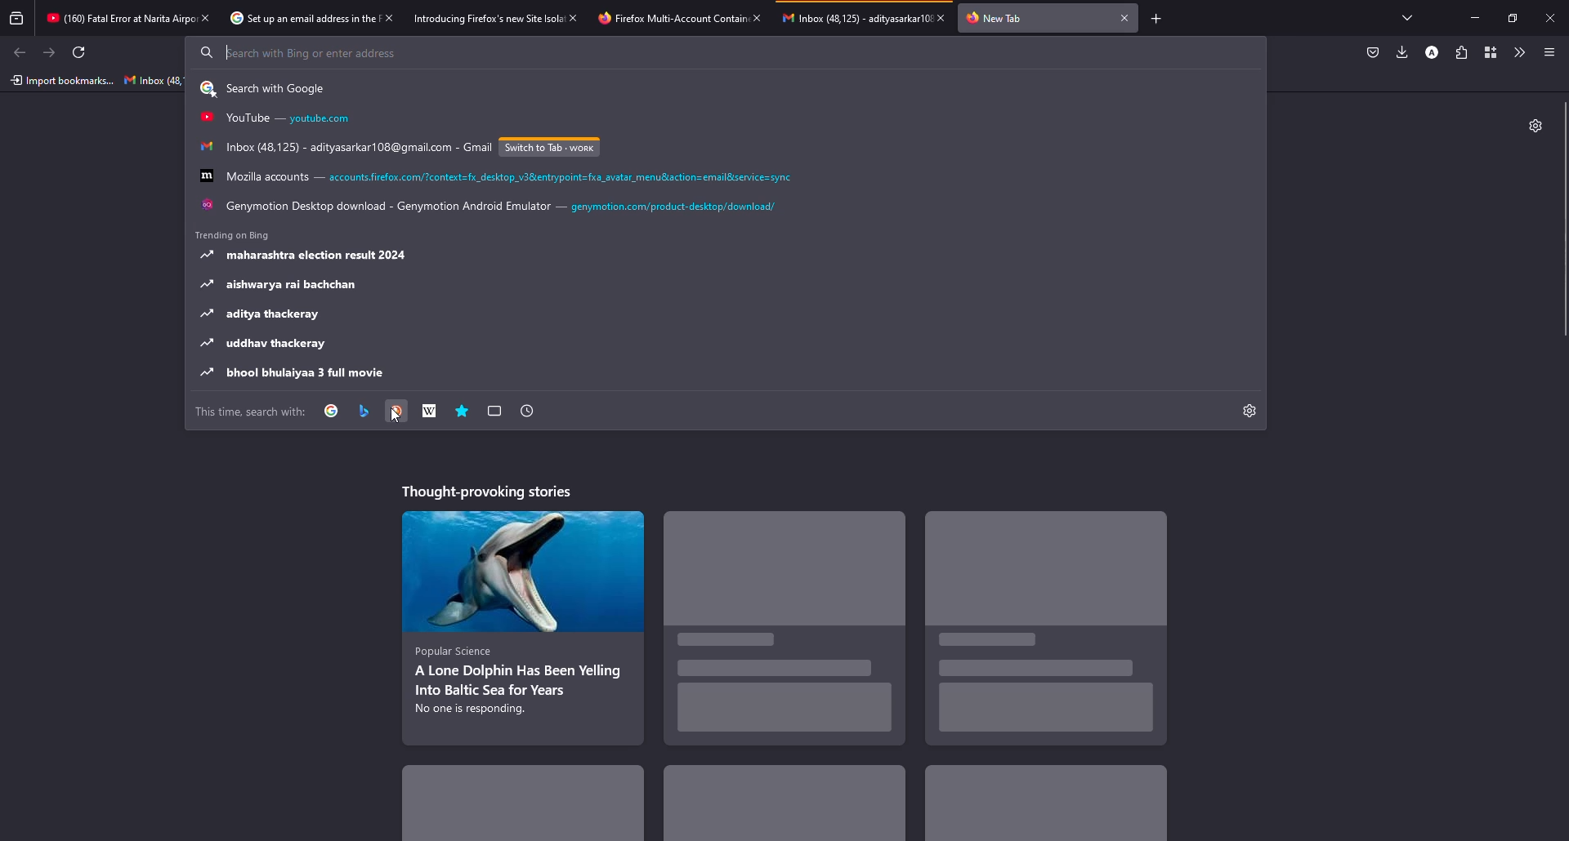  I want to click on menu, so click(1549, 52).